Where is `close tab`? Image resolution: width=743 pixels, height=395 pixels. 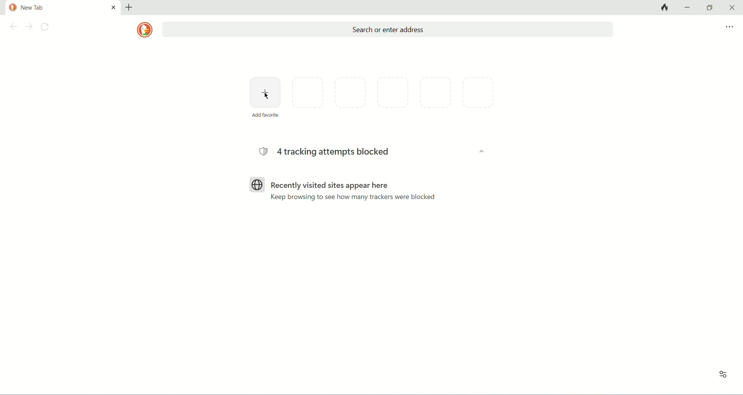
close tab is located at coordinates (113, 7).